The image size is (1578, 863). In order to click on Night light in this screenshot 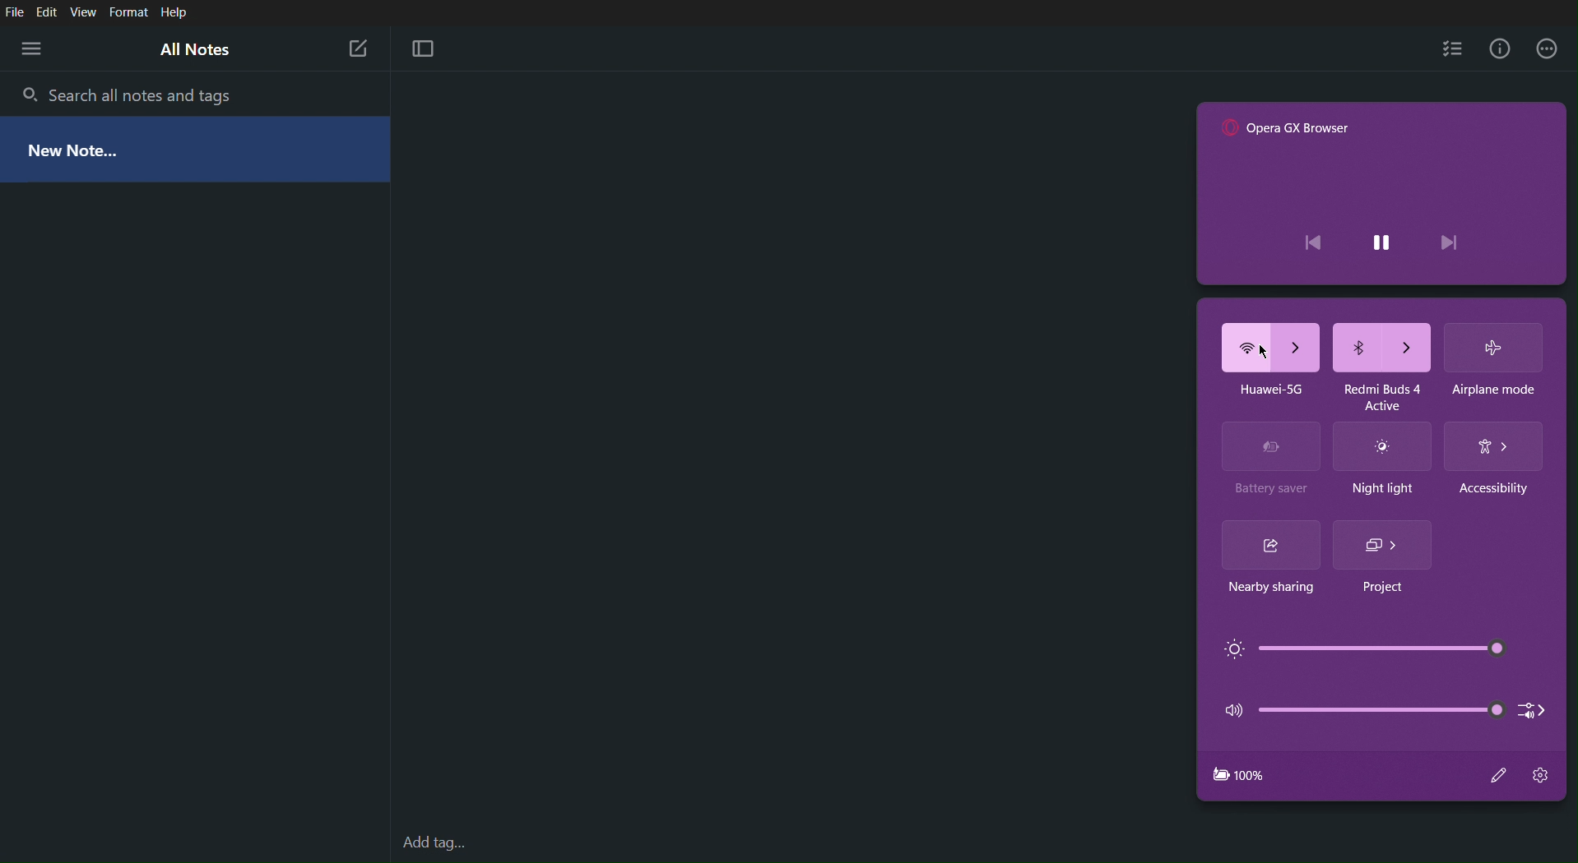, I will do `click(1381, 447)`.